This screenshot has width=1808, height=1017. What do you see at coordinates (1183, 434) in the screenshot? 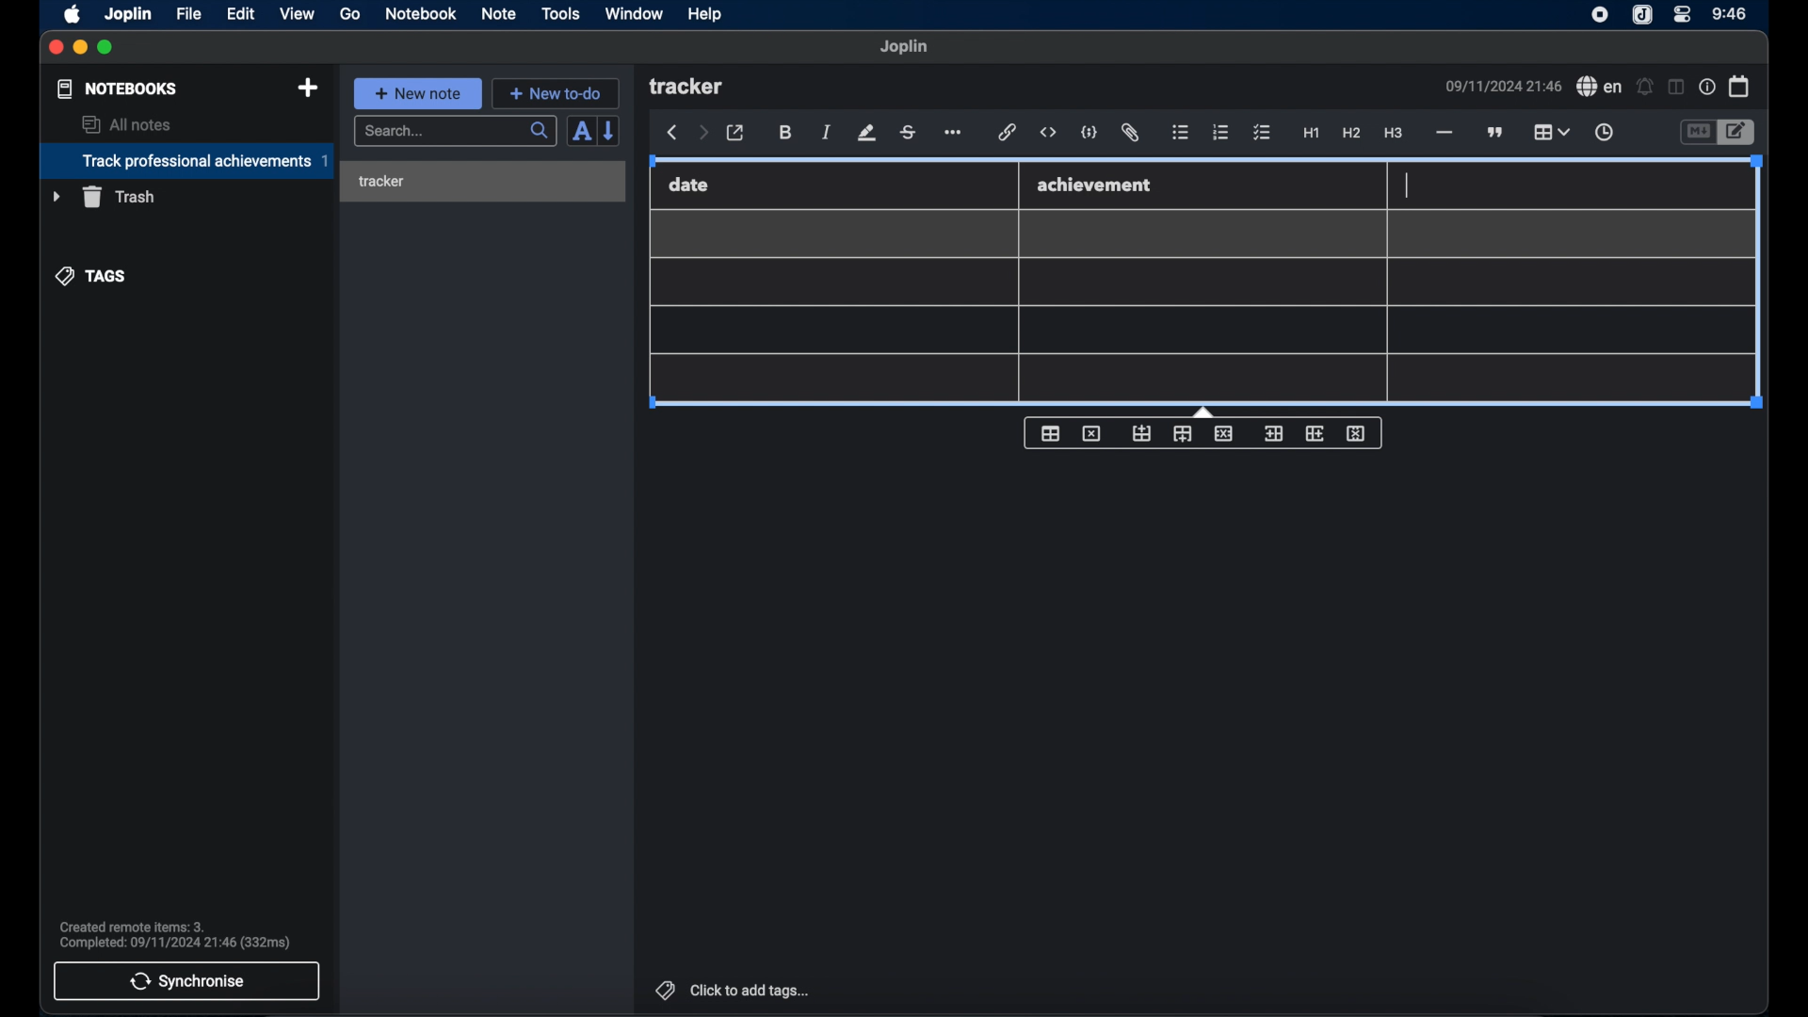
I see `insert row after` at bounding box center [1183, 434].